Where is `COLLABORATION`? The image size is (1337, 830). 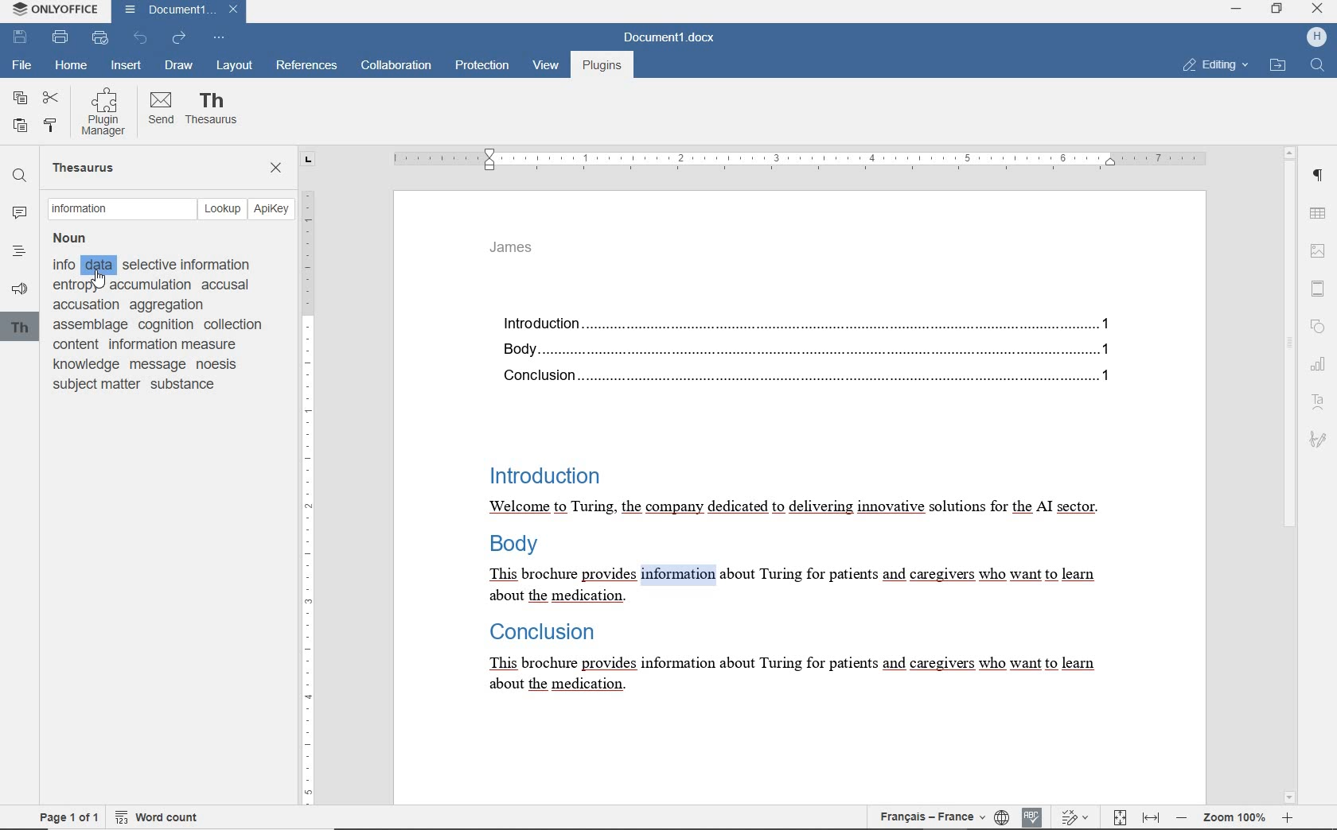 COLLABORATION is located at coordinates (396, 67).